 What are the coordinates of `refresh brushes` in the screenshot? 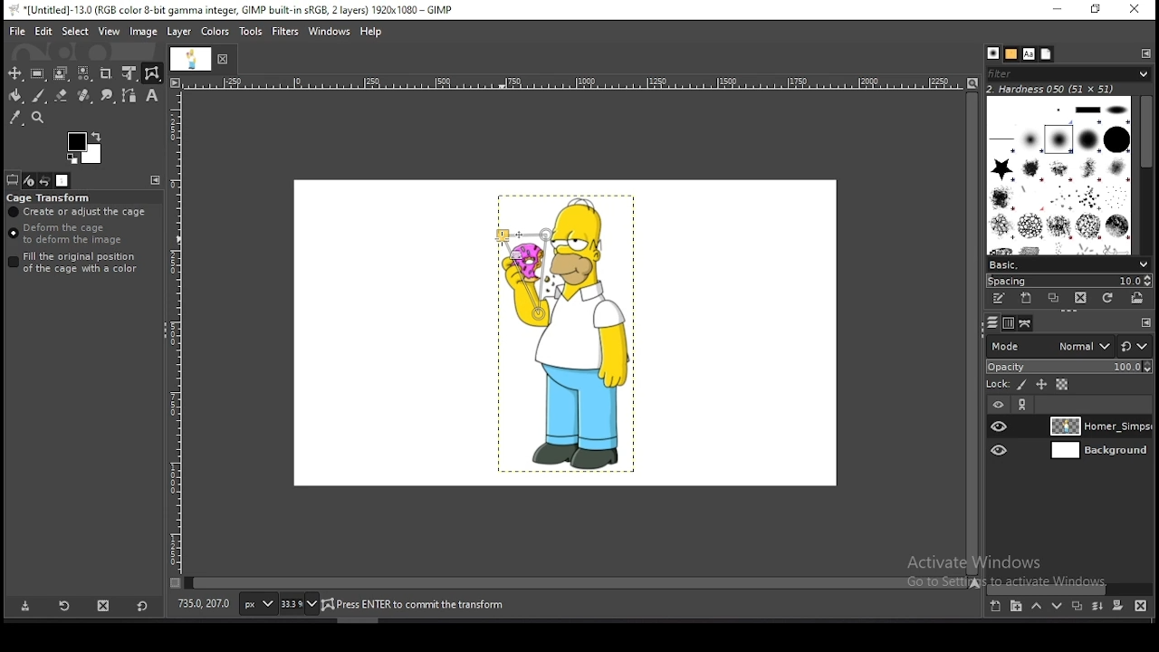 It's located at (1108, 298).